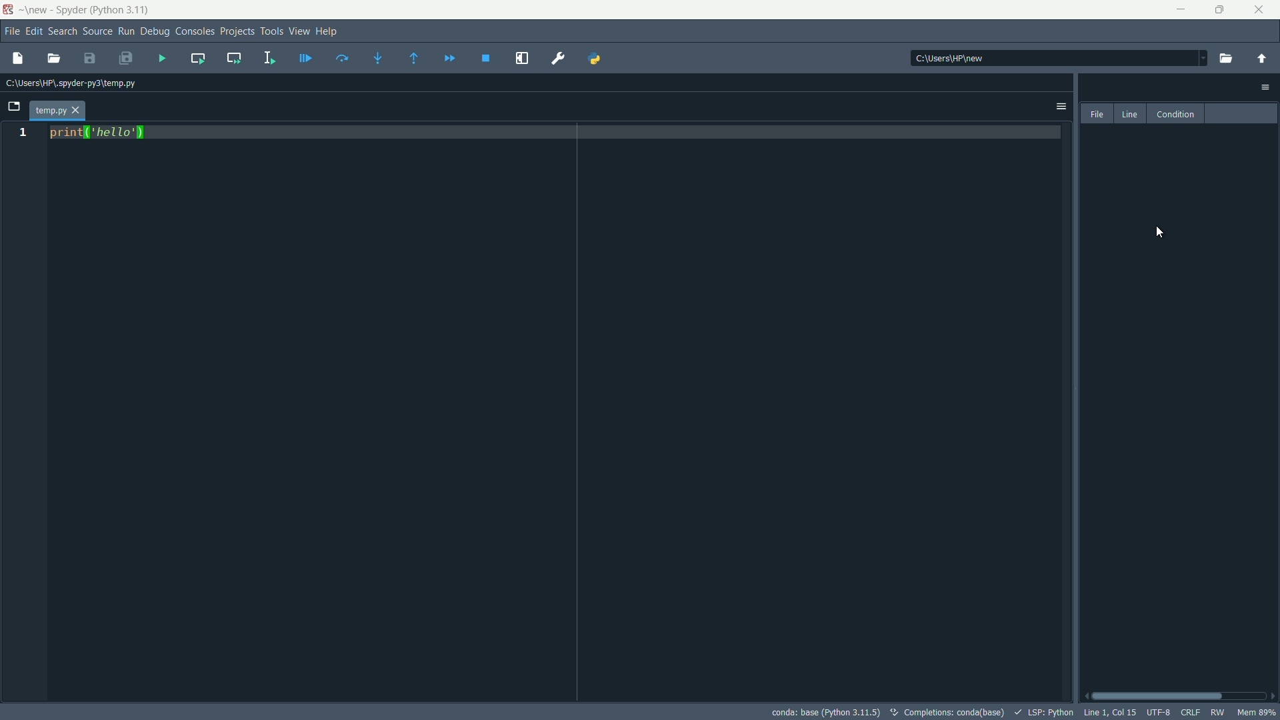  Describe the element at coordinates (1221, 10) in the screenshot. I see `maximize` at that location.